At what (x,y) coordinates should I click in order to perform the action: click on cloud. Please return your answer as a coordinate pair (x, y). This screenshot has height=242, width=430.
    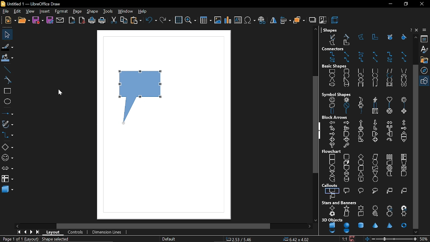
    Looking at the image, I should click on (374, 191).